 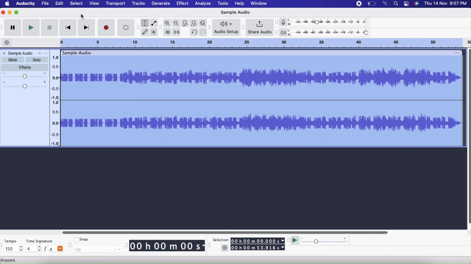 What do you see at coordinates (13, 28) in the screenshot?
I see `Pause` at bounding box center [13, 28].